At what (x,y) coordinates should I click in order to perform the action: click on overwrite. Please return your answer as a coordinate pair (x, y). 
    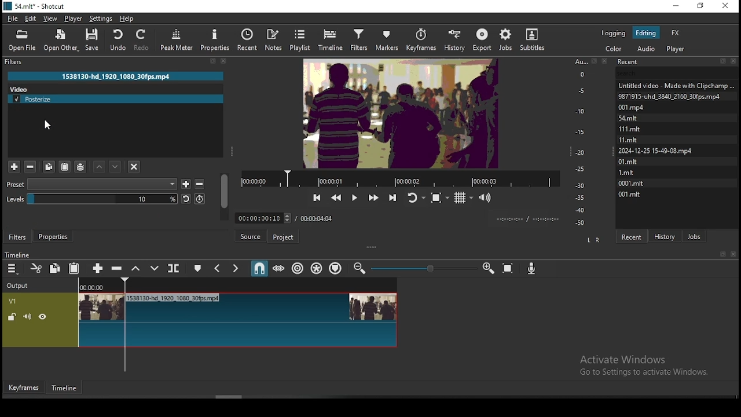
    Looking at the image, I should click on (155, 269).